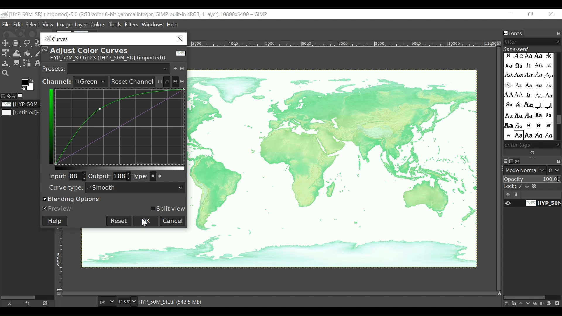 This screenshot has width=562, height=316. I want to click on Filters, so click(132, 24).